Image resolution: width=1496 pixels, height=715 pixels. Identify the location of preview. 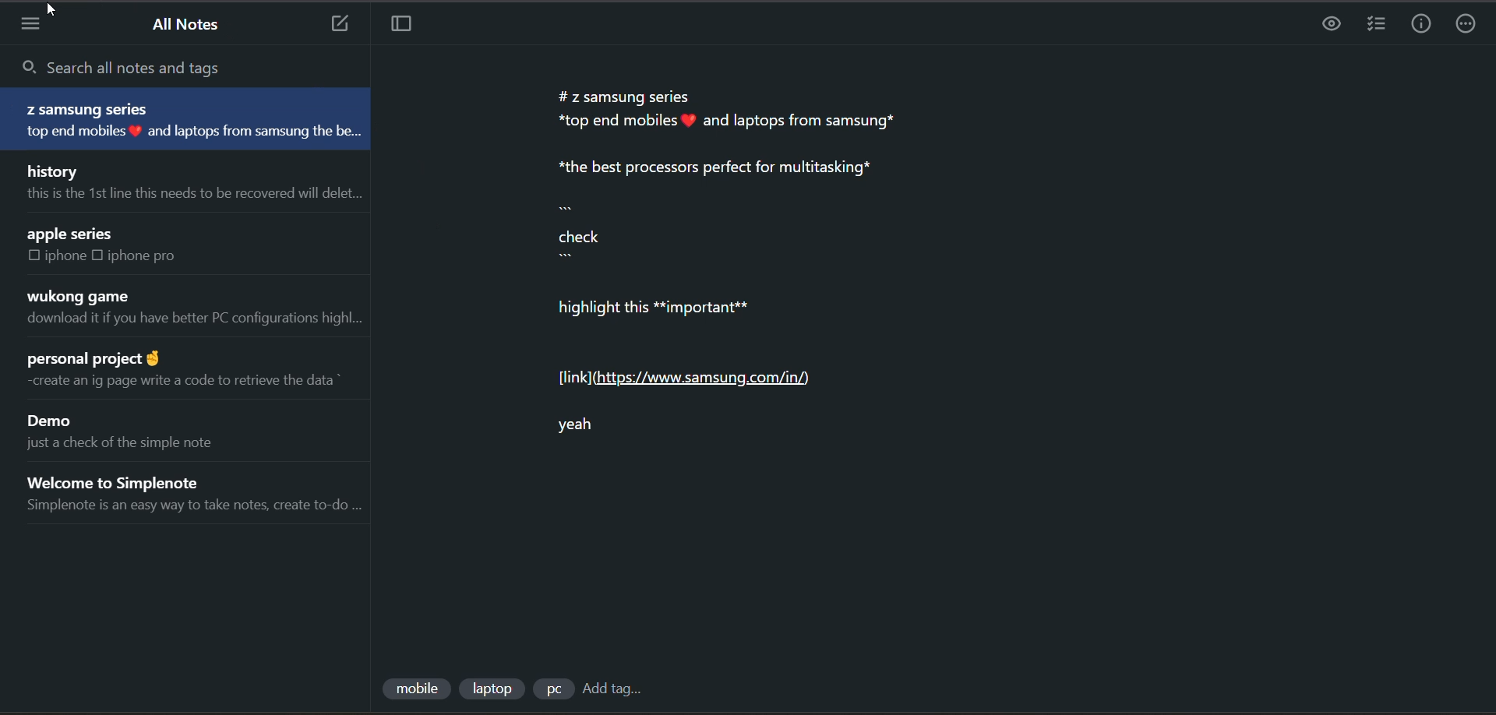
(1330, 25).